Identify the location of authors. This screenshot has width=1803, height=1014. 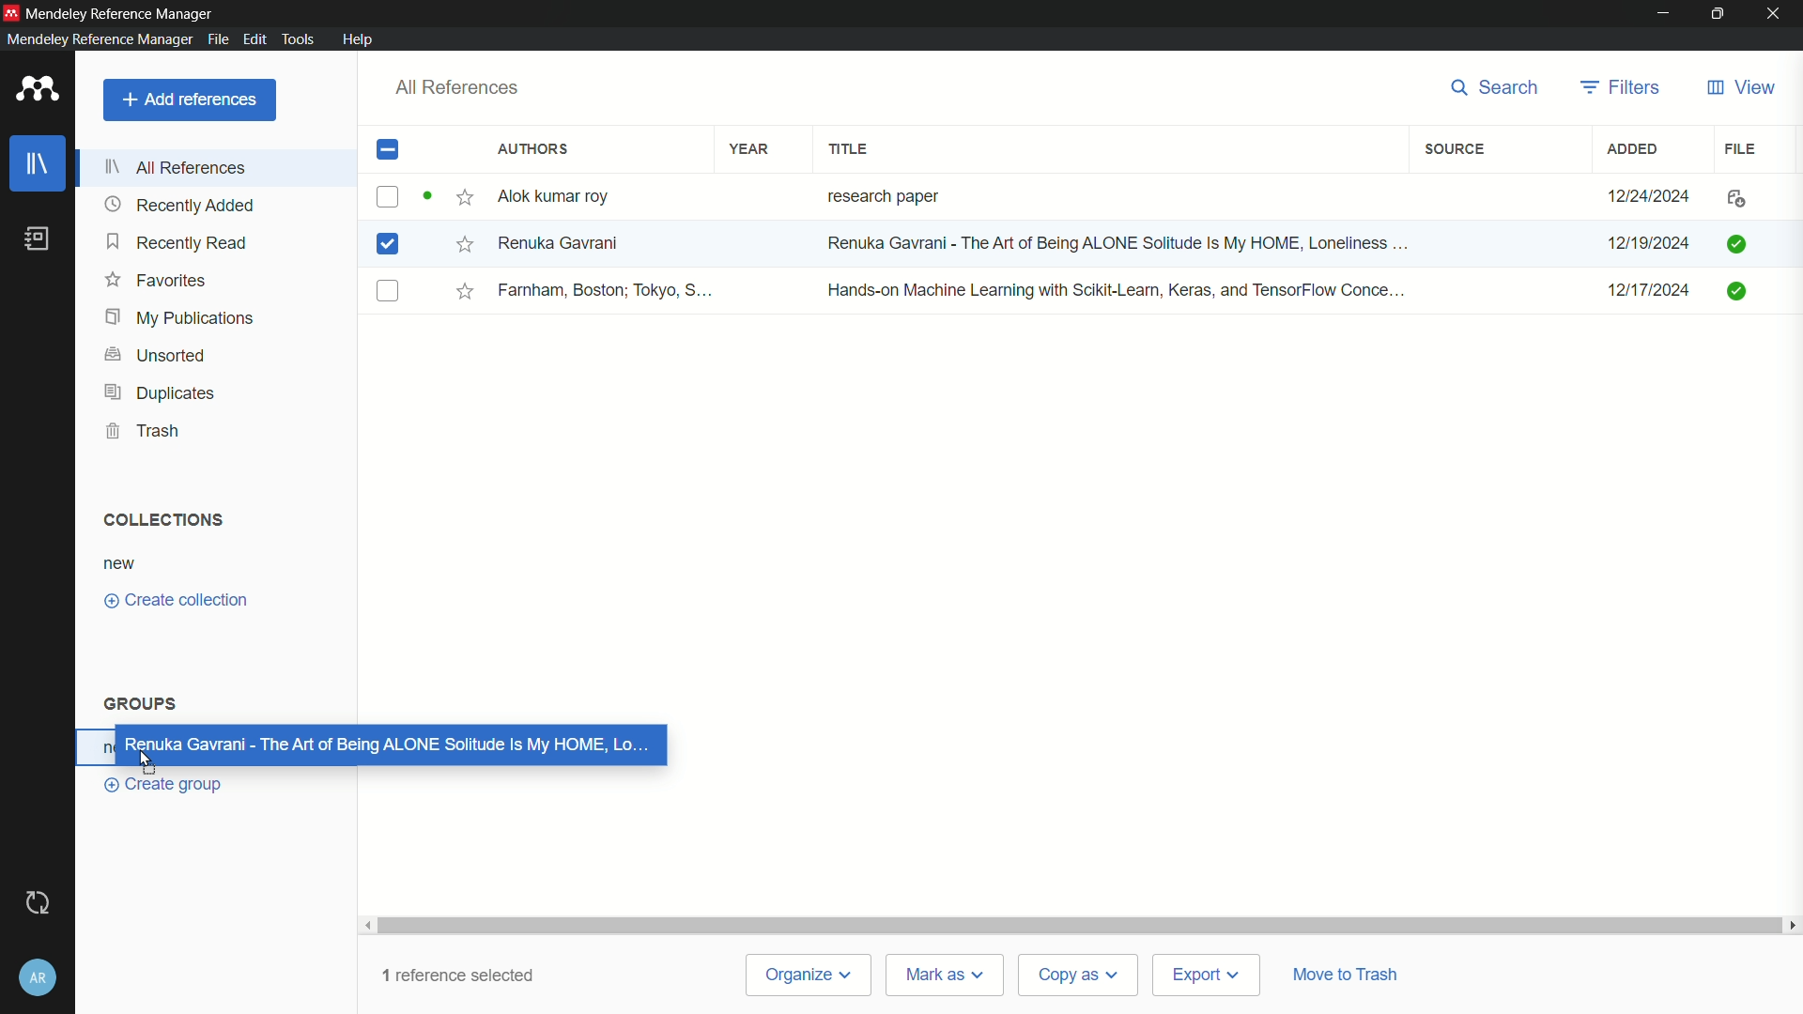
(533, 150).